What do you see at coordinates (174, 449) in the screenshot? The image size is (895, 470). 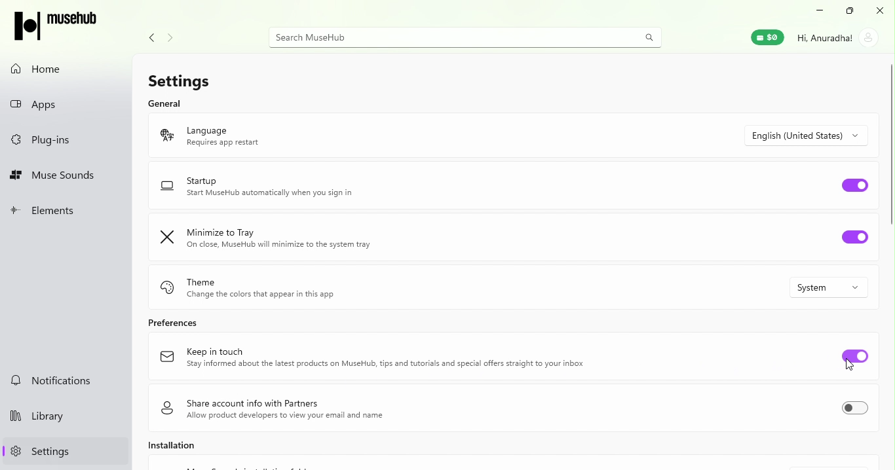 I see `Installation` at bounding box center [174, 449].